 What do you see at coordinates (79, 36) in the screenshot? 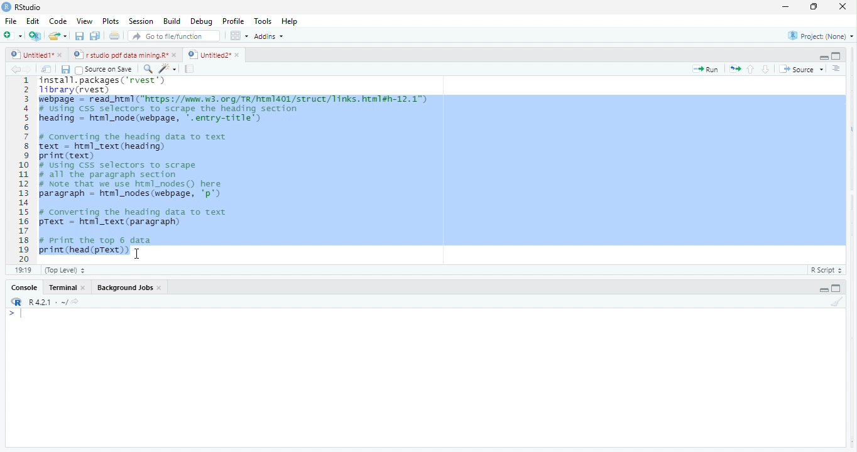
I see `save current document` at bounding box center [79, 36].